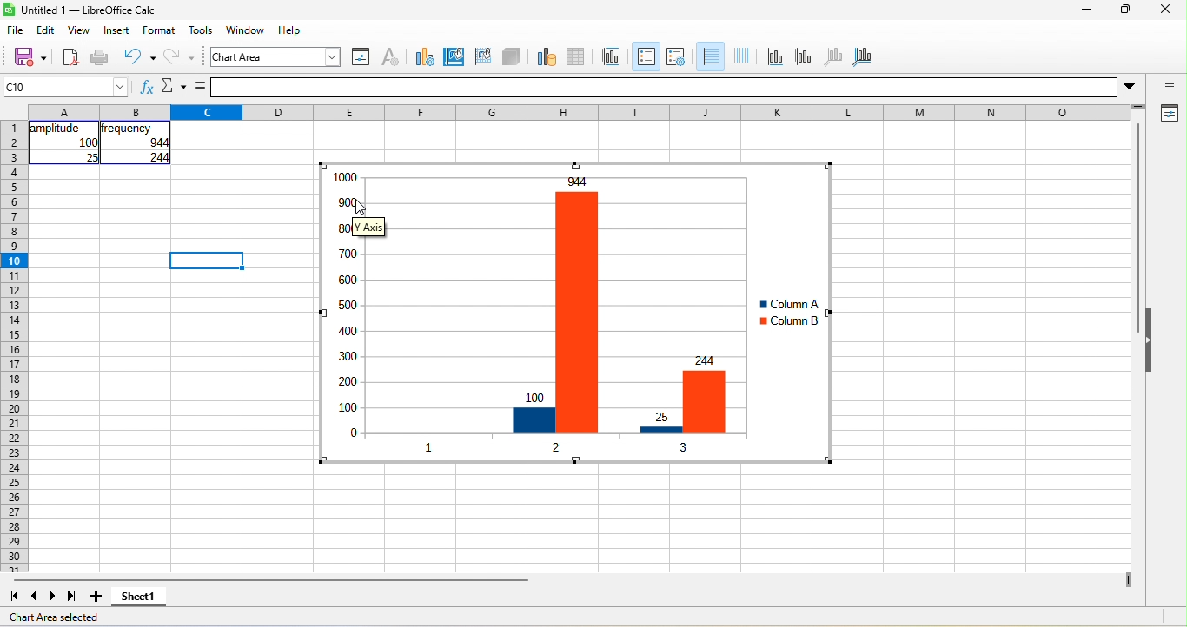 The image size is (1187, 627). What do you see at coordinates (1151, 341) in the screenshot?
I see `hide ` at bounding box center [1151, 341].